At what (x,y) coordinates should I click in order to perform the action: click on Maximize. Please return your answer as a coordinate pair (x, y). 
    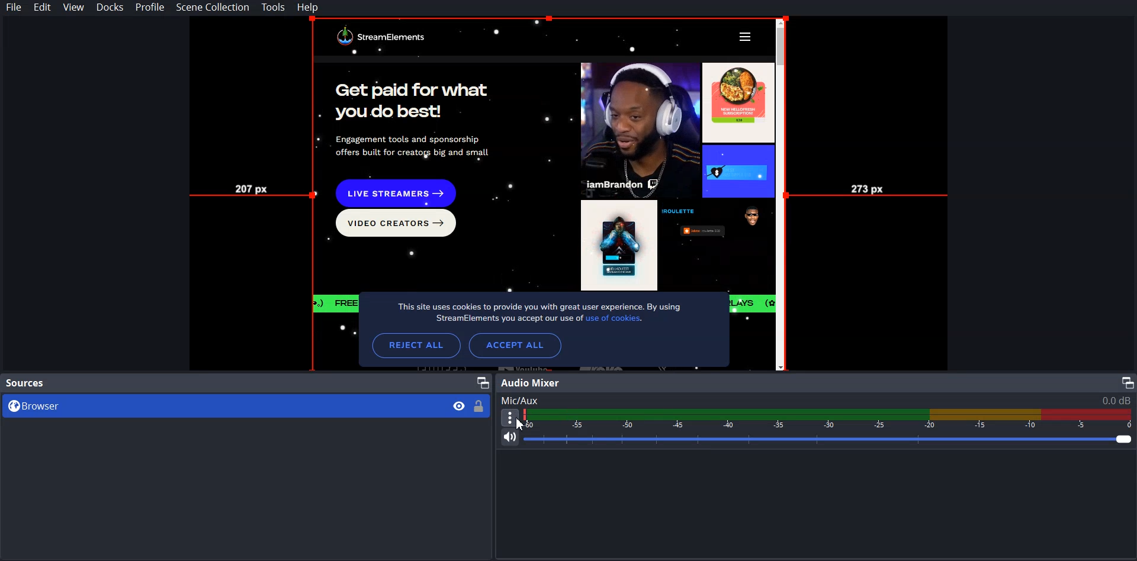
    Looking at the image, I should click on (483, 382).